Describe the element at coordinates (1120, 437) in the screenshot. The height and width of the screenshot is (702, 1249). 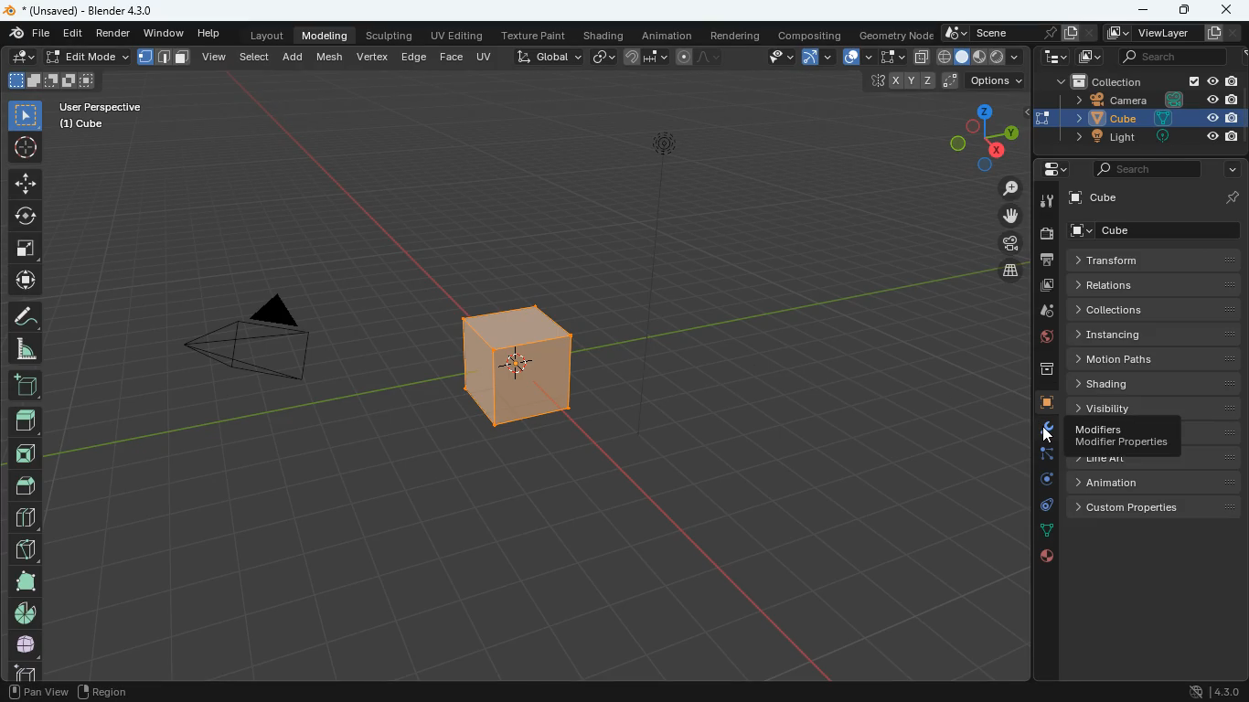
I see `modifiers` at that location.